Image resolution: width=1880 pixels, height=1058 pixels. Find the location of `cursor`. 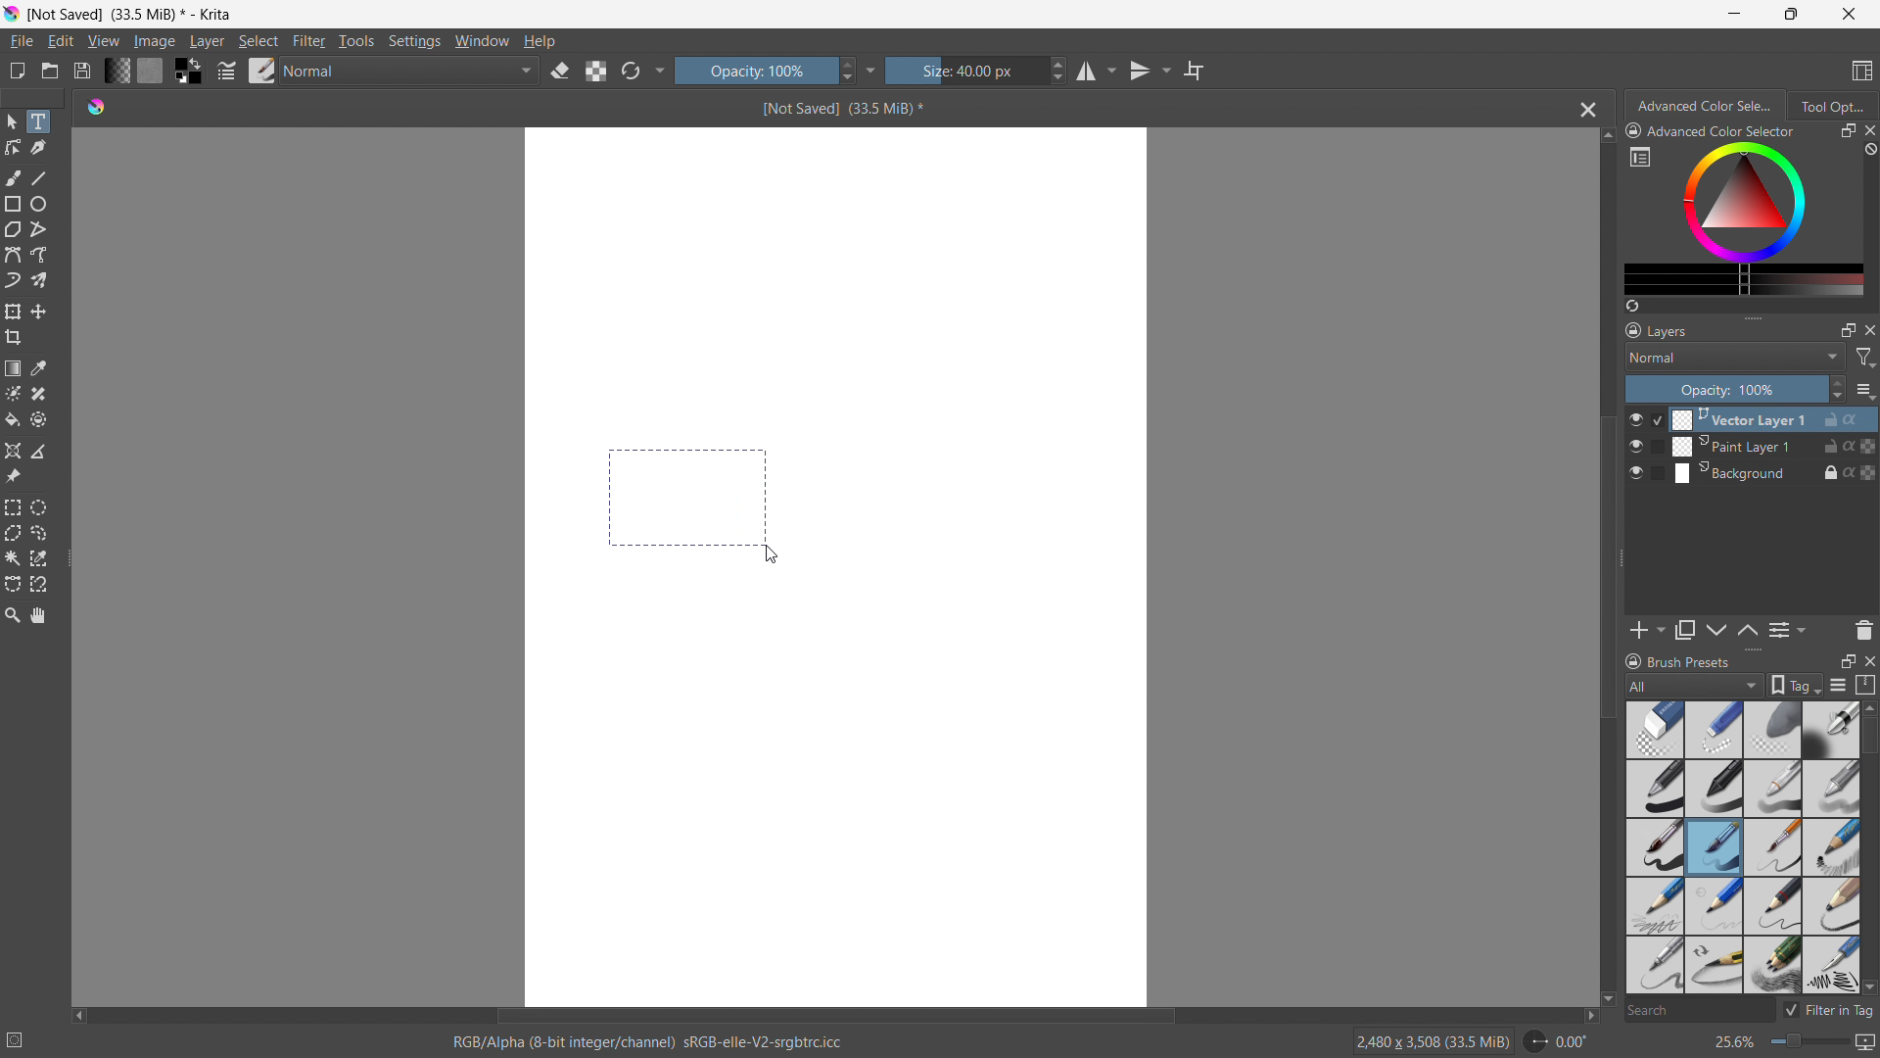

cursor is located at coordinates (772, 553).